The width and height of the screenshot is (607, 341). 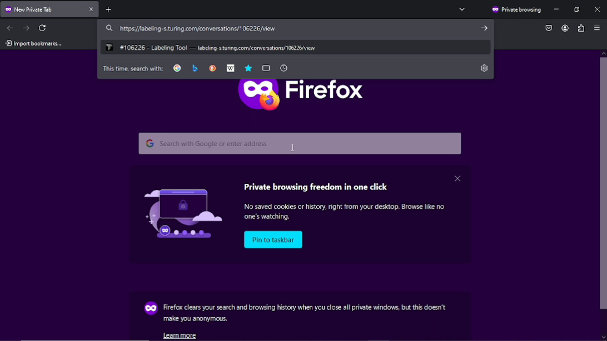 What do you see at coordinates (190, 29) in the screenshot?
I see `https://labeling-s.turing.com/conversations/106226/view` at bounding box center [190, 29].